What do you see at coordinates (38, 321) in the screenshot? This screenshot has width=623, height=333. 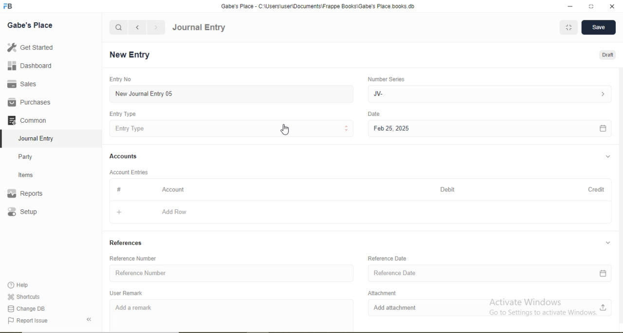 I see `‘Report Issue` at bounding box center [38, 321].